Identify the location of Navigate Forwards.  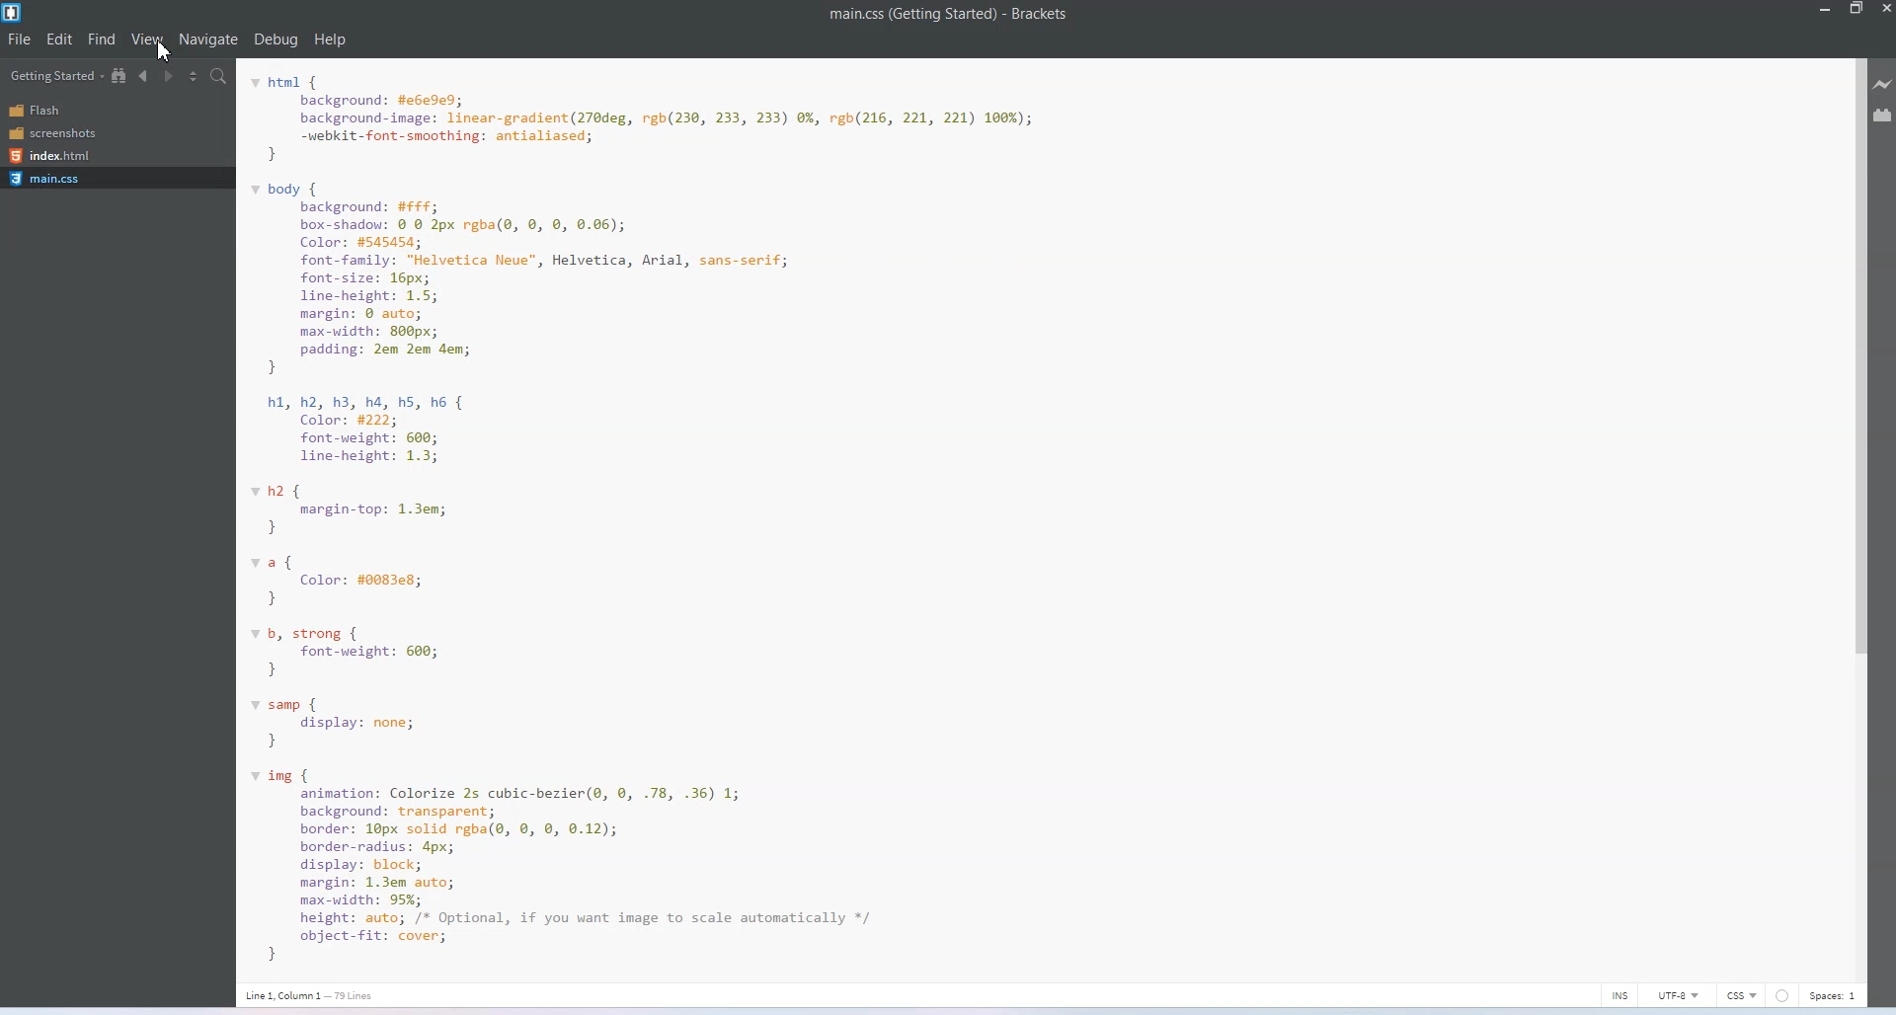
(170, 77).